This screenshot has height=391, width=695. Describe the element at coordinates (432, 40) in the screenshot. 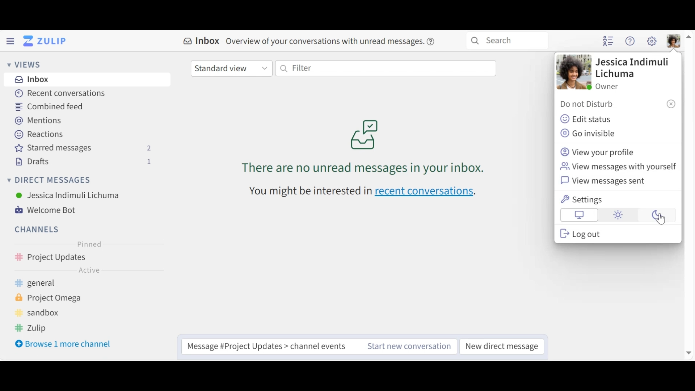

I see `Help` at that location.